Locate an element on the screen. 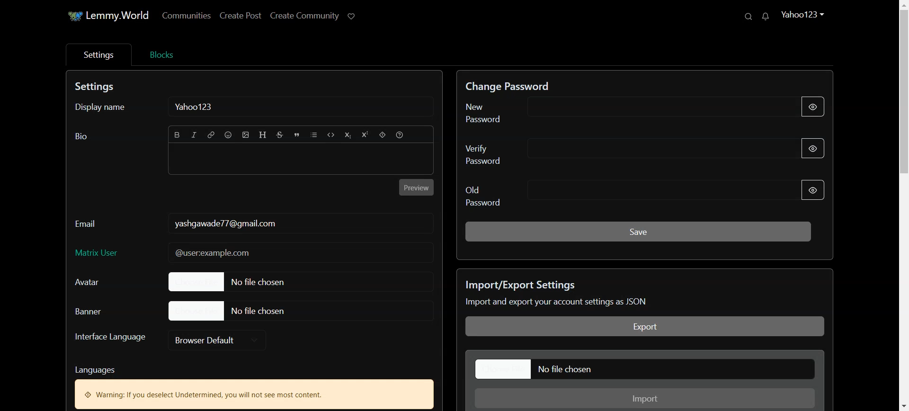  Old Password is located at coordinates (612, 195).